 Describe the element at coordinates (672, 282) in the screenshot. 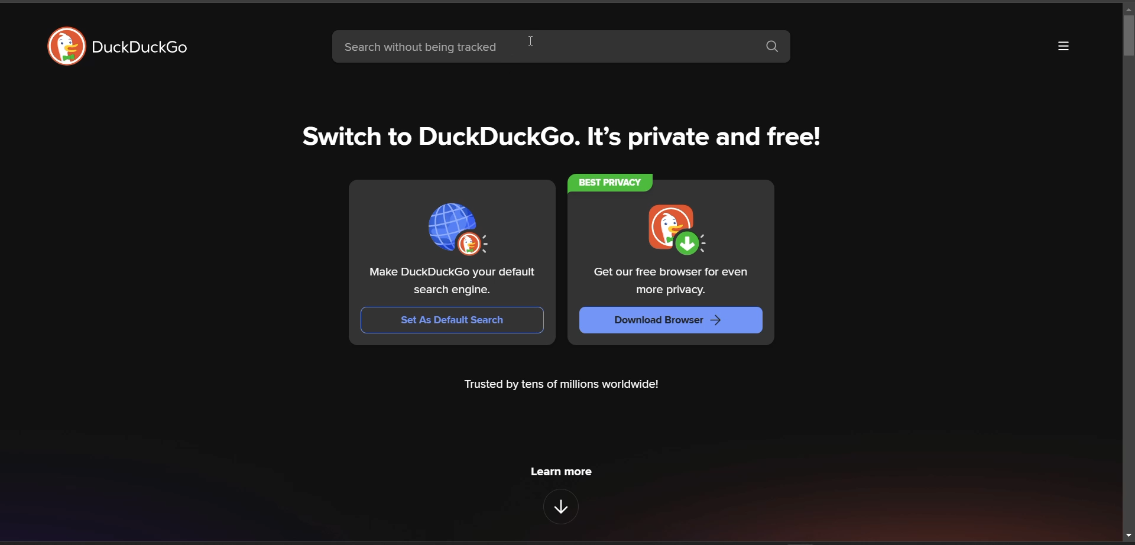

I see `Get our free browser for even
more privacy.` at that location.